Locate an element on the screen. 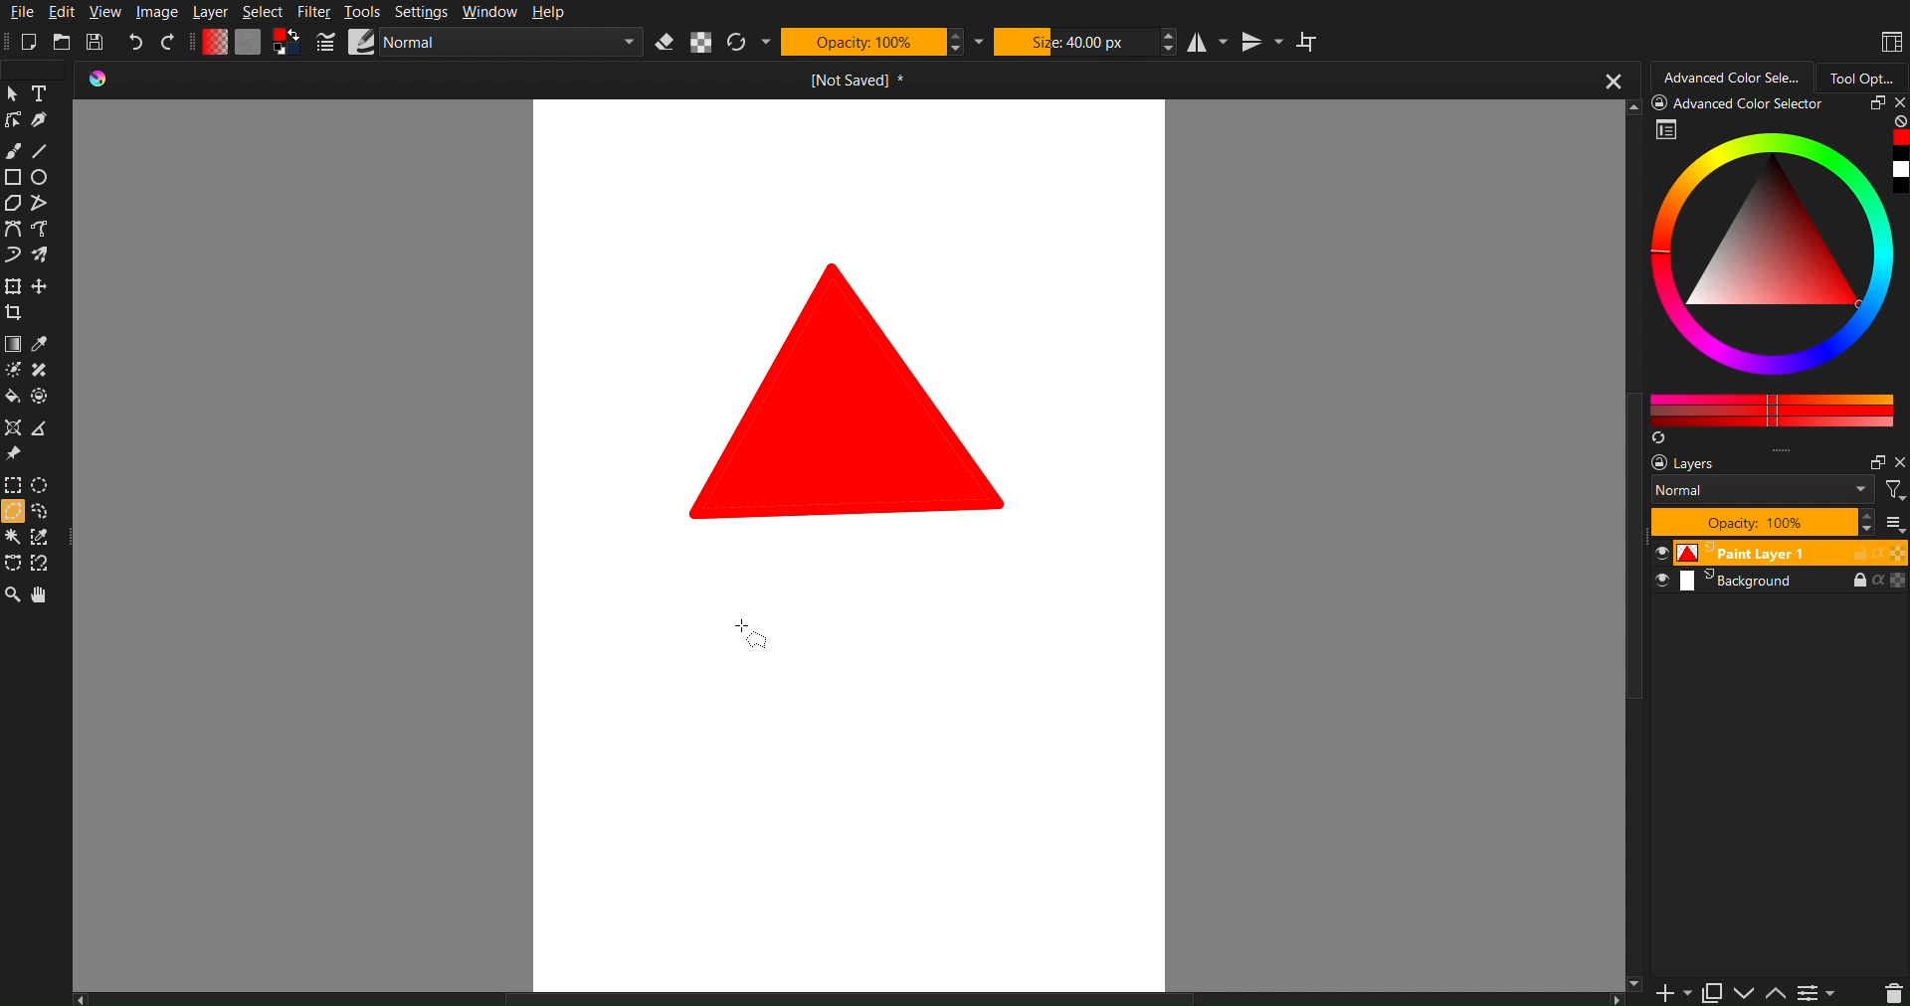  Brightness is located at coordinates (12, 370).